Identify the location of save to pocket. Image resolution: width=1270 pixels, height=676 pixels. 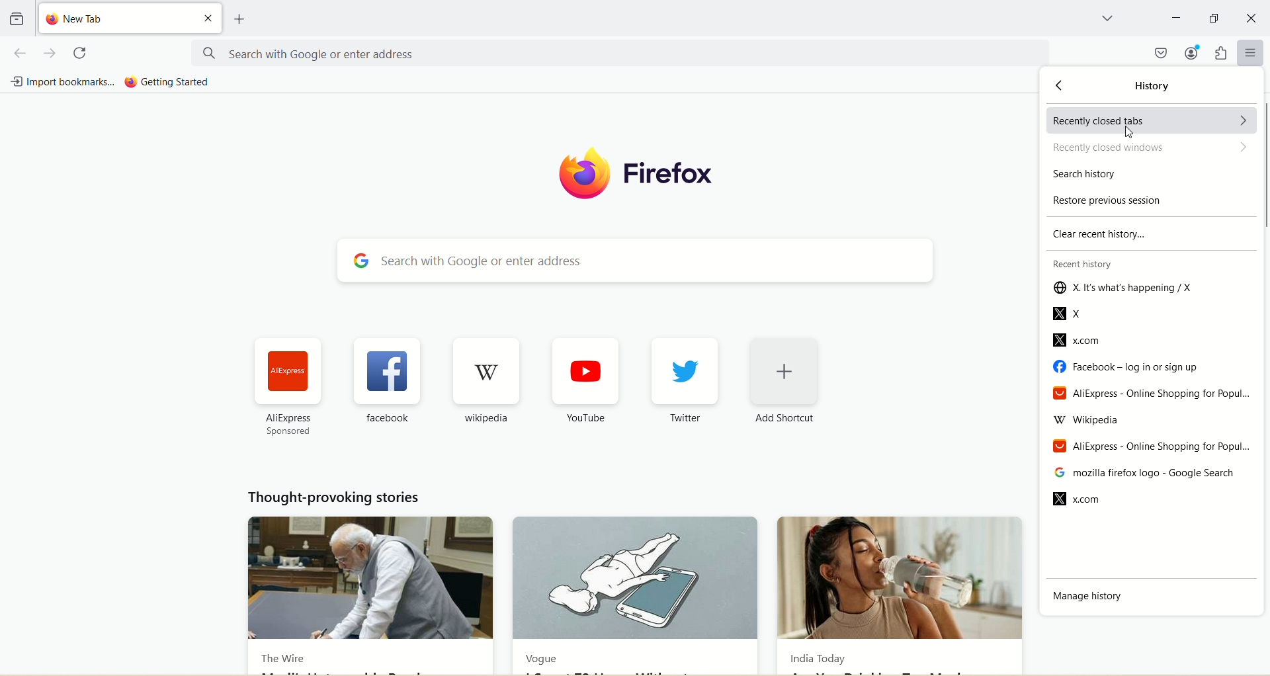
(1161, 53).